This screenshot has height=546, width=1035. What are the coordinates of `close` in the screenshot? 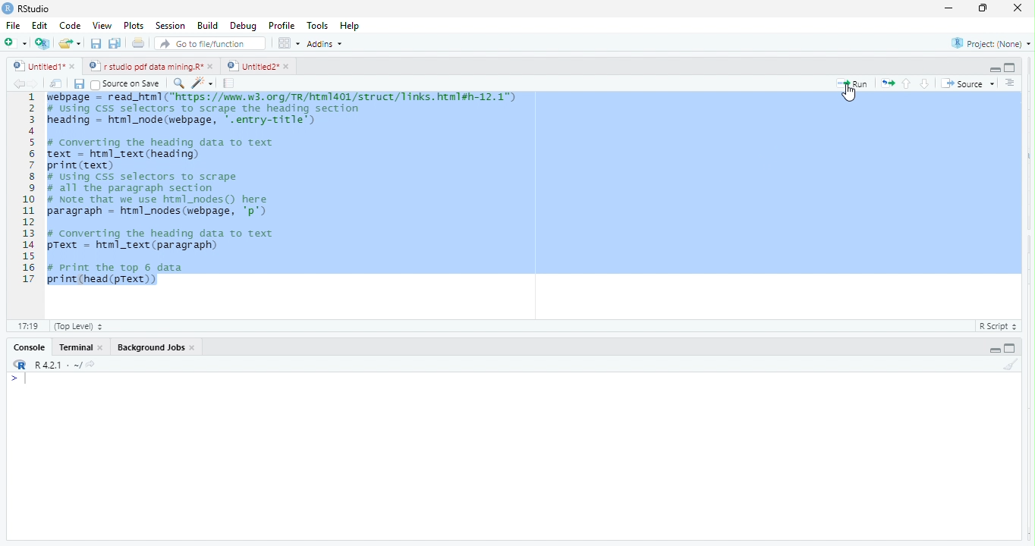 It's located at (193, 347).